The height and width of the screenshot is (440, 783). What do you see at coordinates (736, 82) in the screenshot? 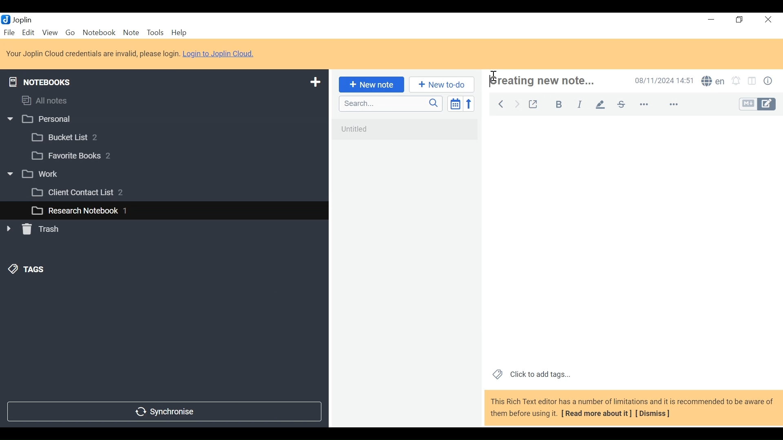
I see `Set alarm` at bounding box center [736, 82].